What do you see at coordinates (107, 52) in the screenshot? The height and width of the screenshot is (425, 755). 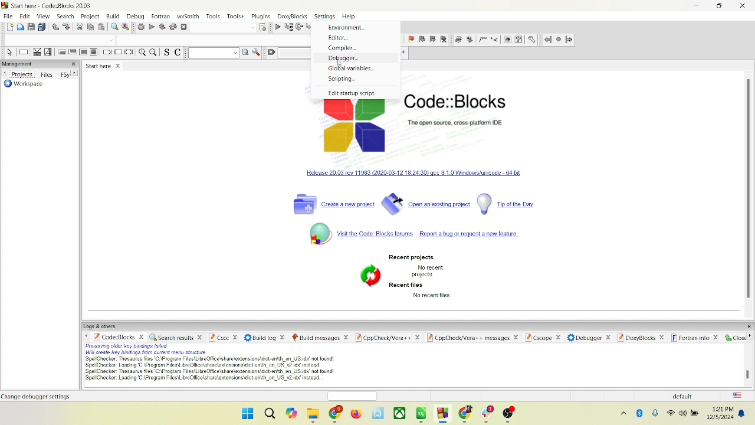 I see `break instruction` at bounding box center [107, 52].